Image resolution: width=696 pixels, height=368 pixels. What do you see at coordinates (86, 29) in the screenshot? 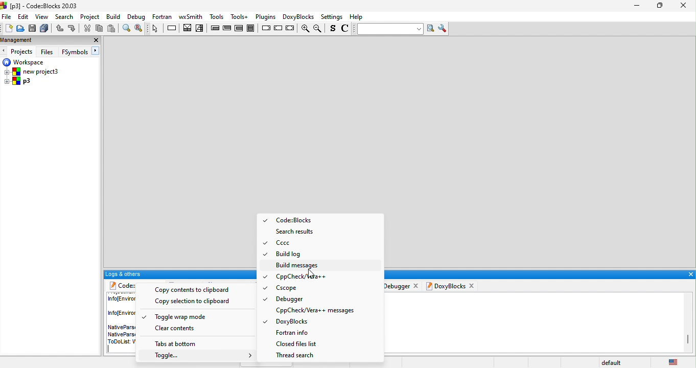
I see `cut` at bounding box center [86, 29].